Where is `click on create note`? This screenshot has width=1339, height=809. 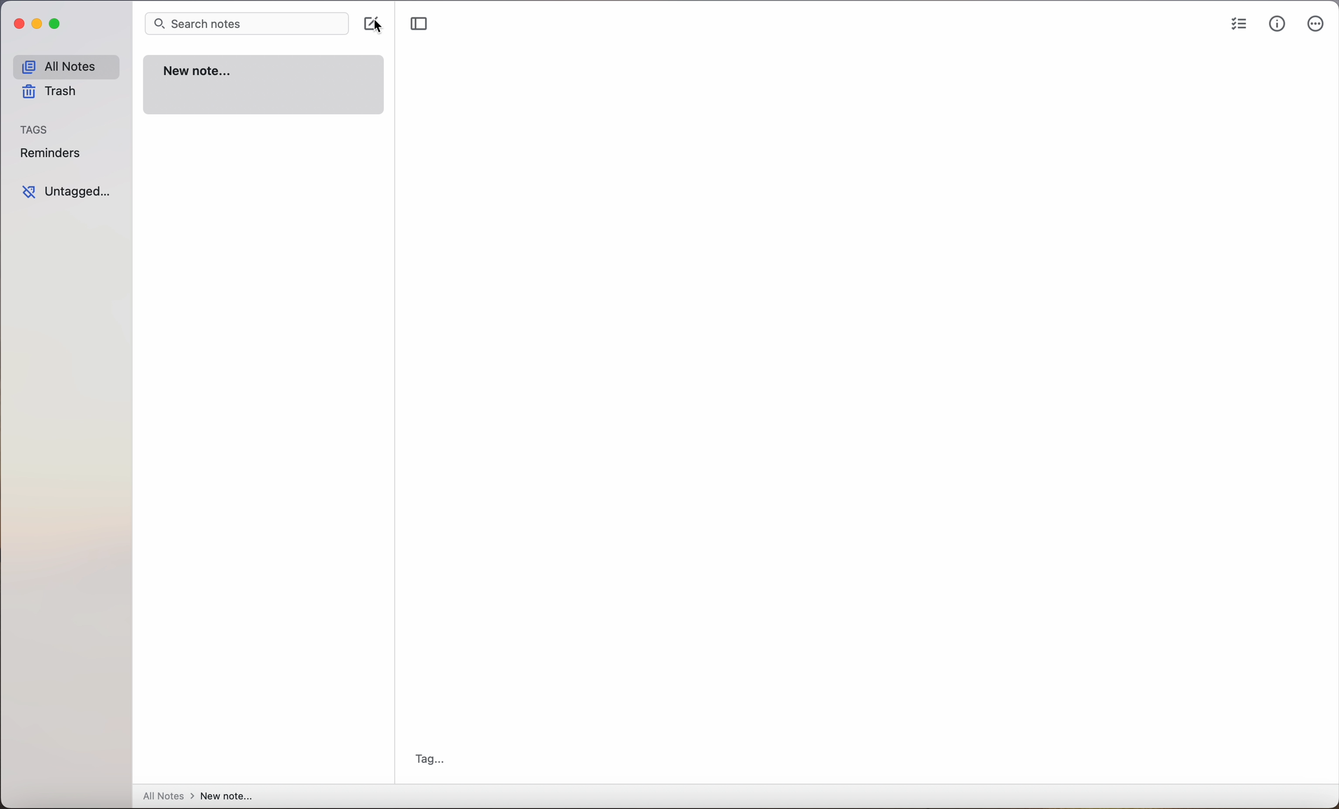
click on create note is located at coordinates (370, 24).